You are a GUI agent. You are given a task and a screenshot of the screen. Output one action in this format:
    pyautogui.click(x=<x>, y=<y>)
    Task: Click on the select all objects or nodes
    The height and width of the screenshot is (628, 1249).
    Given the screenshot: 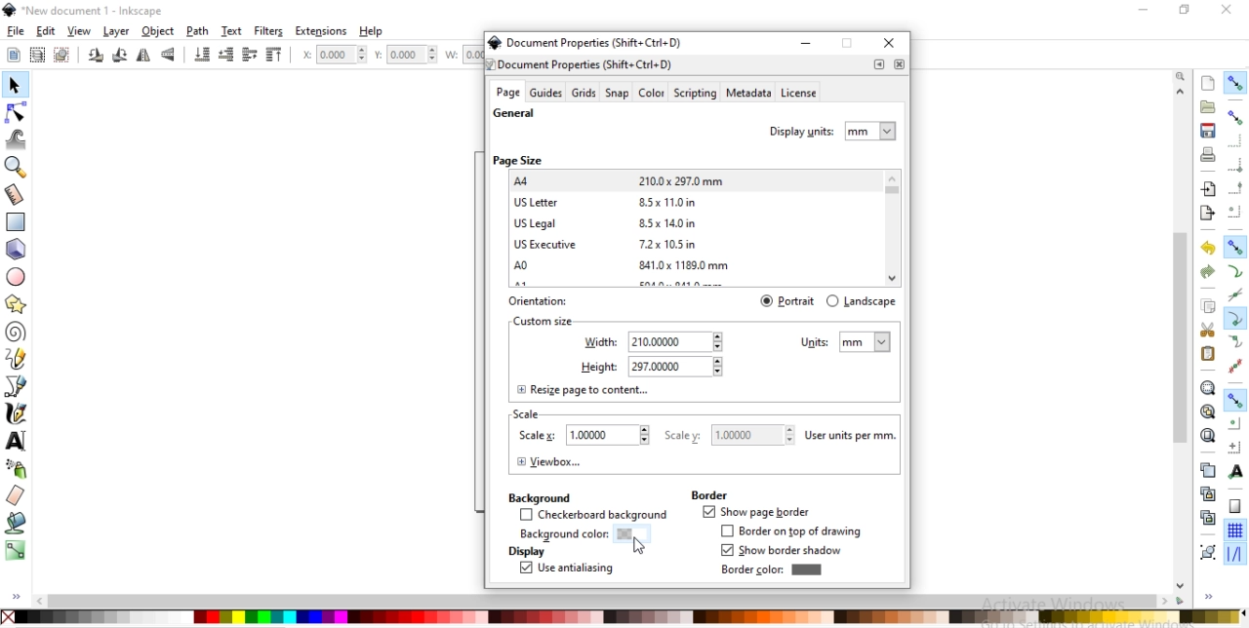 What is the action you would take?
    pyautogui.click(x=13, y=53)
    